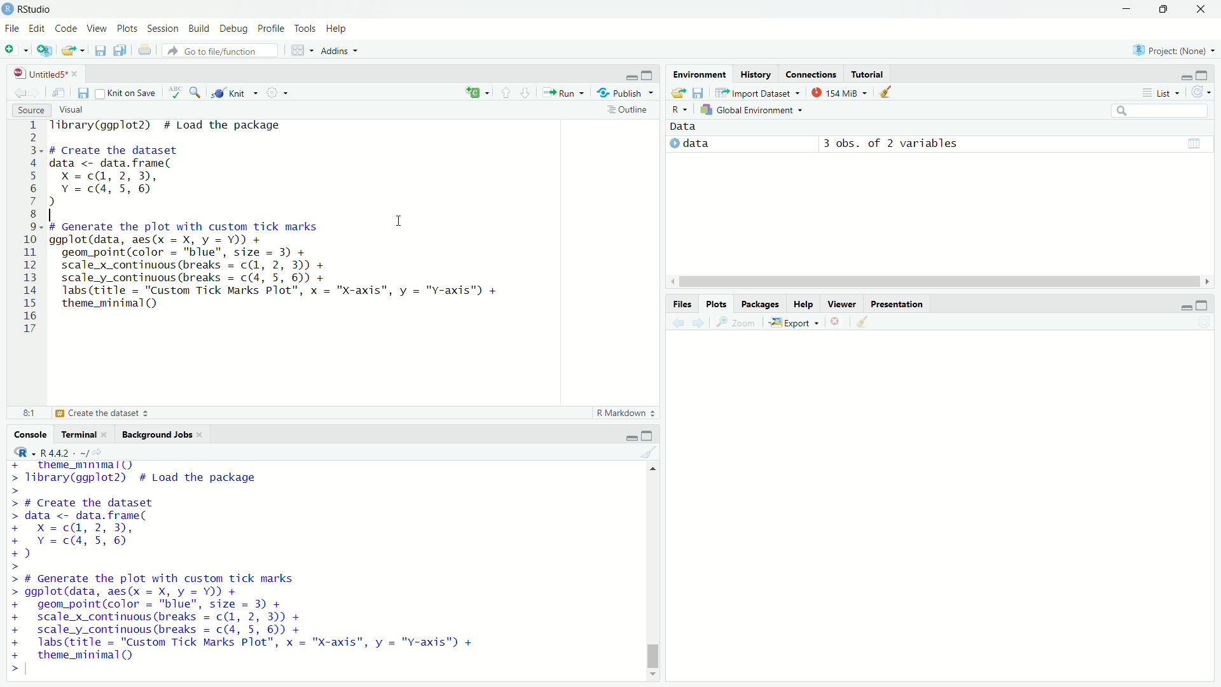  I want to click on typing cursor, so click(31, 671).